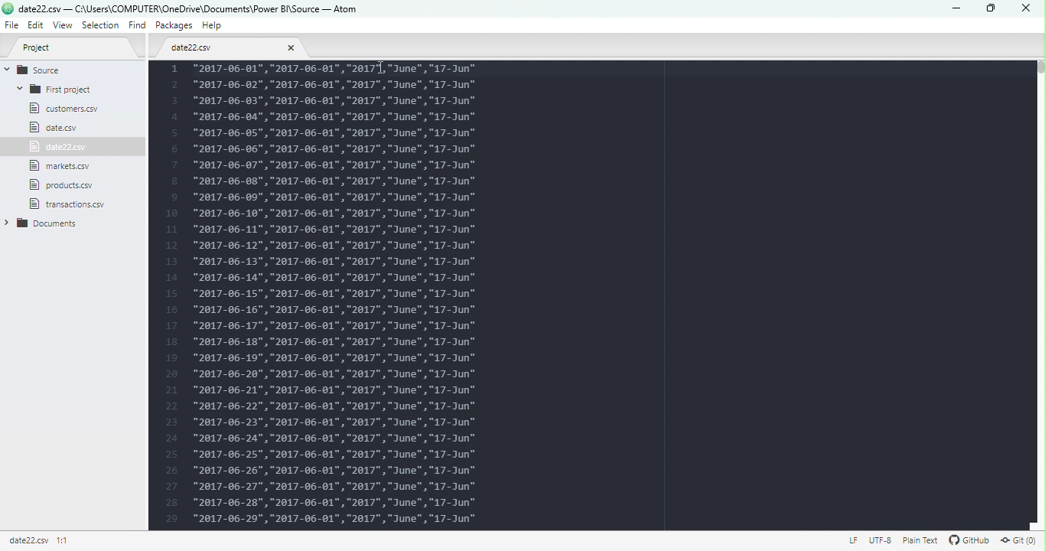  Describe the element at coordinates (63, 108) in the screenshot. I see `File` at that location.